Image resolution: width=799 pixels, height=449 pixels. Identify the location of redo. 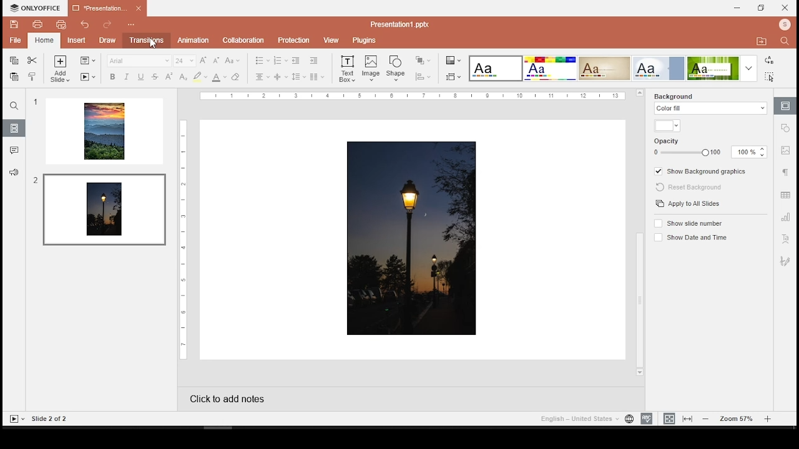
(106, 23).